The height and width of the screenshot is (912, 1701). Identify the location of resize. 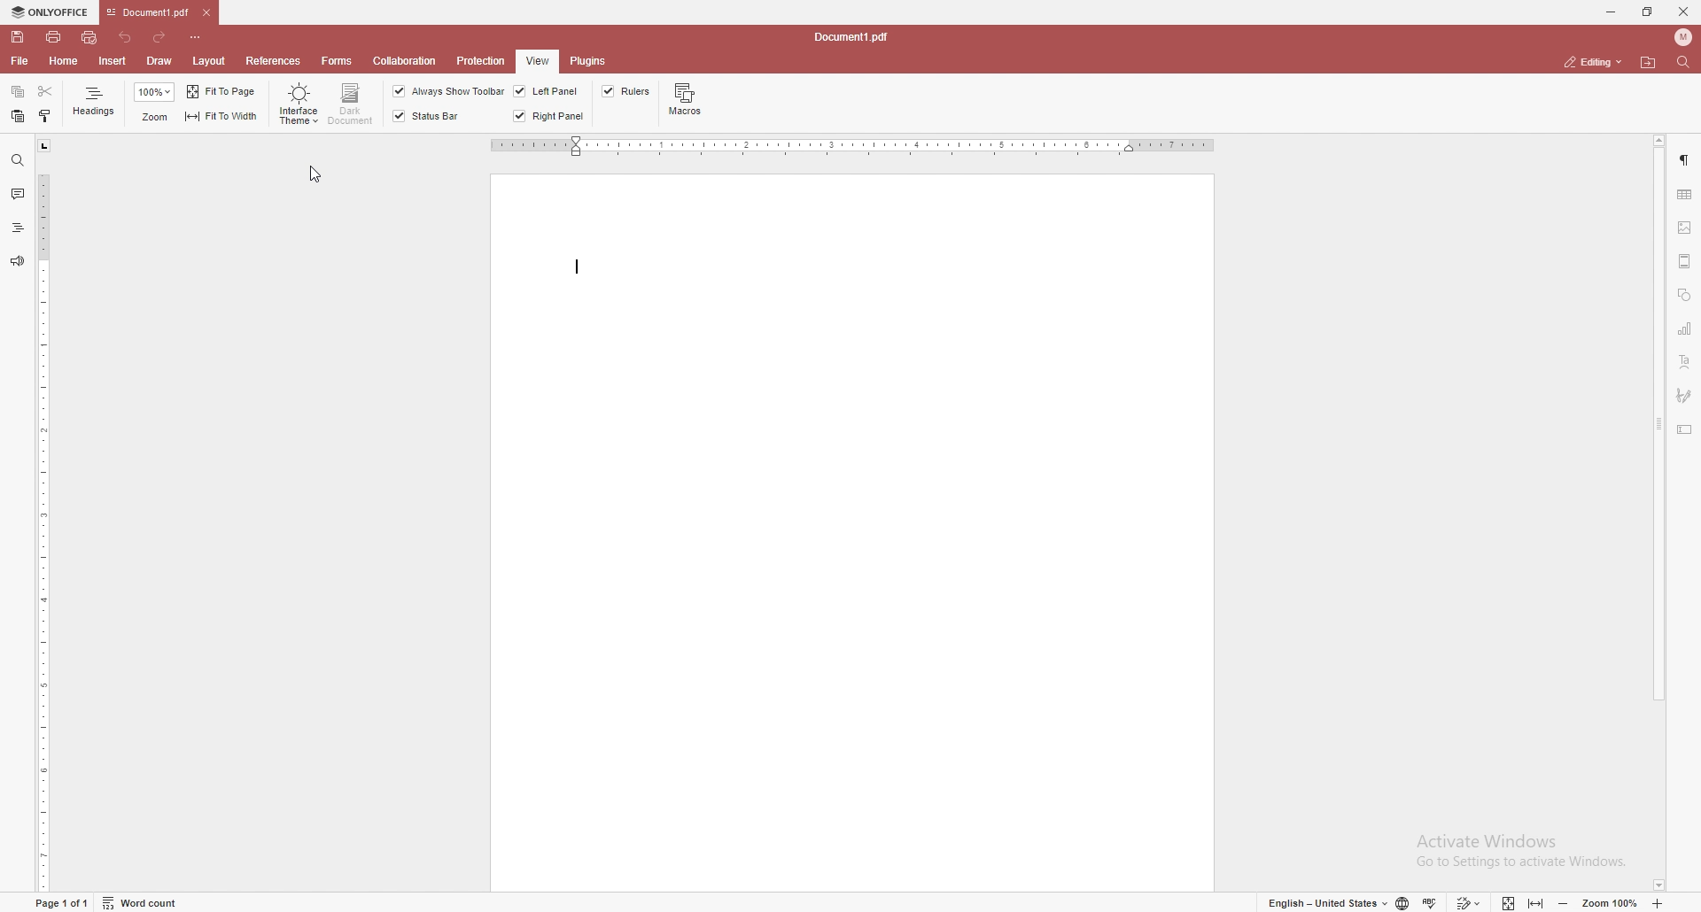
(1647, 12).